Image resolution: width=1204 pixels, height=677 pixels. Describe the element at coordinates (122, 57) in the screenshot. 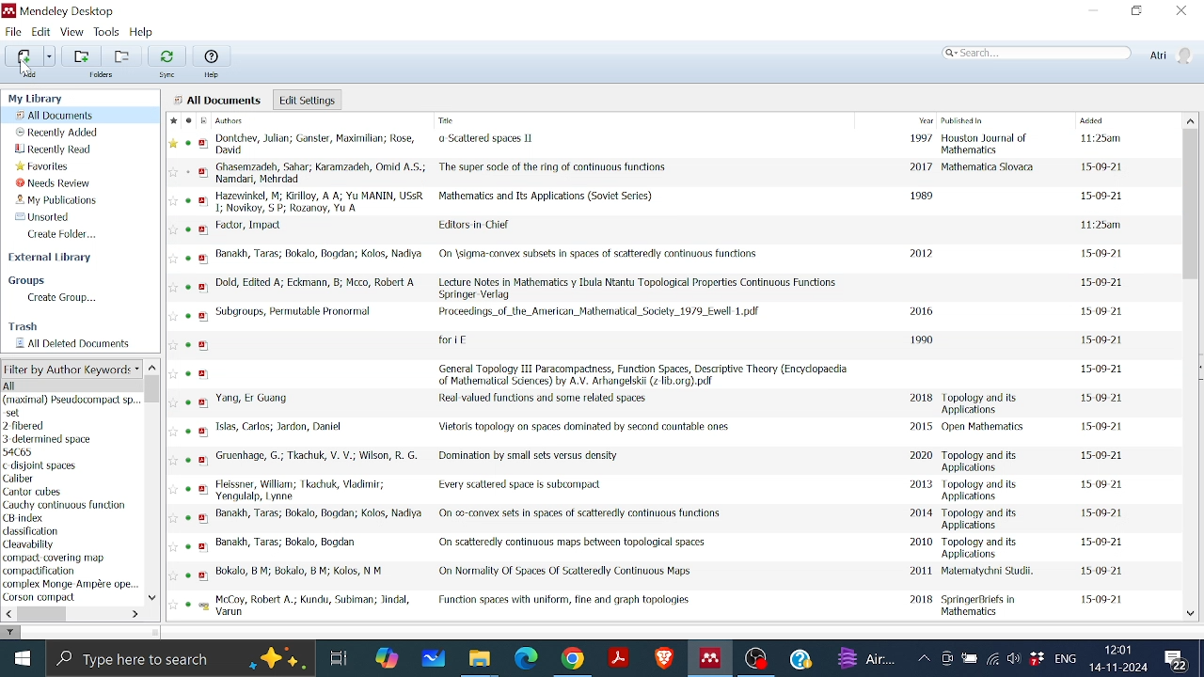

I see `Remove folder` at that location.